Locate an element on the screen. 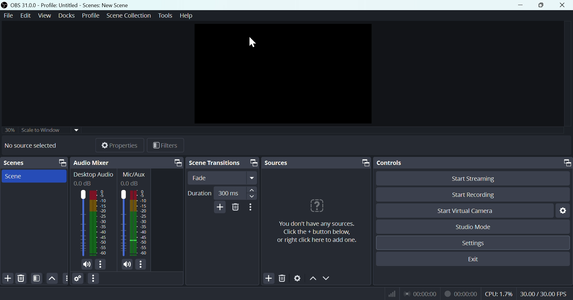  Mic/Aus is located at coordinates (134, 179).